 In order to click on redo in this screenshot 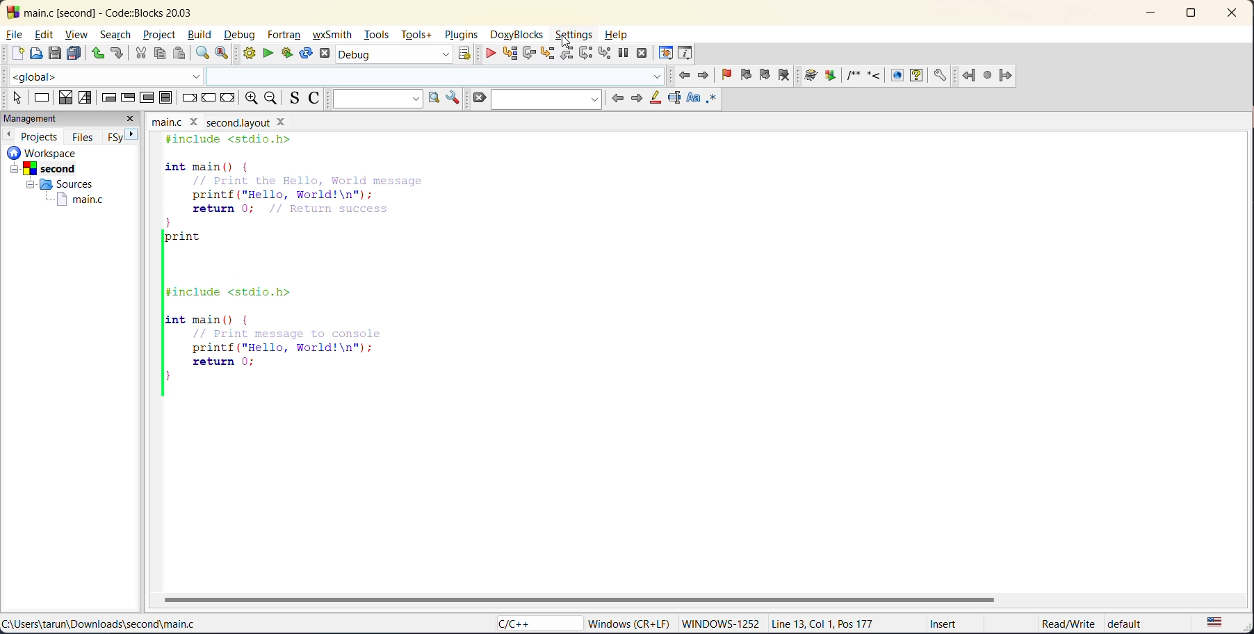, I will do `click(120, 55)`.